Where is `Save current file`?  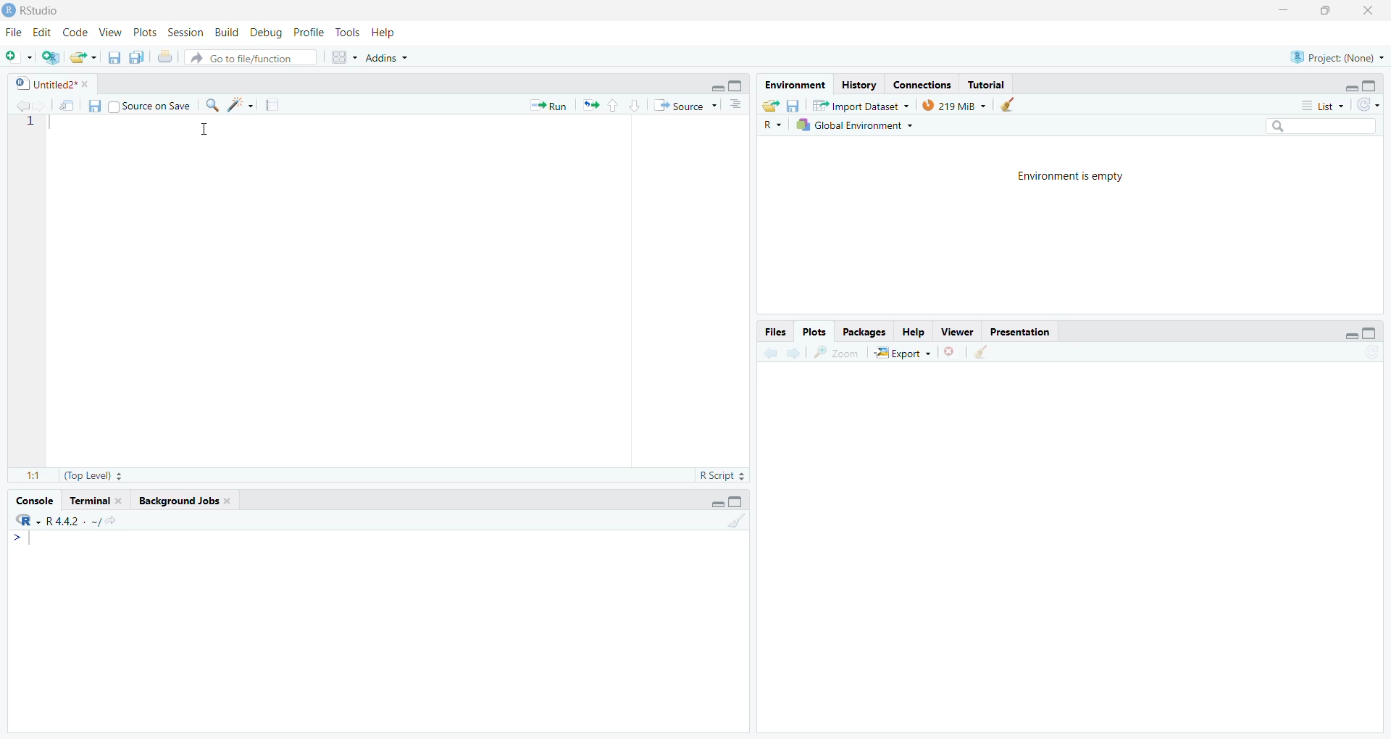 Save current file is located at coordinates (115, 57).